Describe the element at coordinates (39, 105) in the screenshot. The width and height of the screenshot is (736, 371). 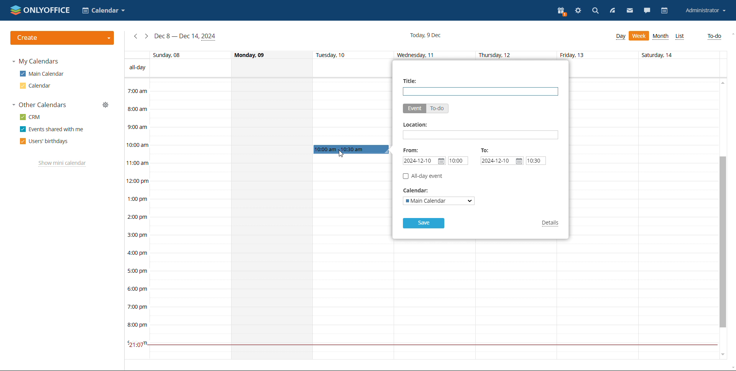
I see `other calendars` at that location.